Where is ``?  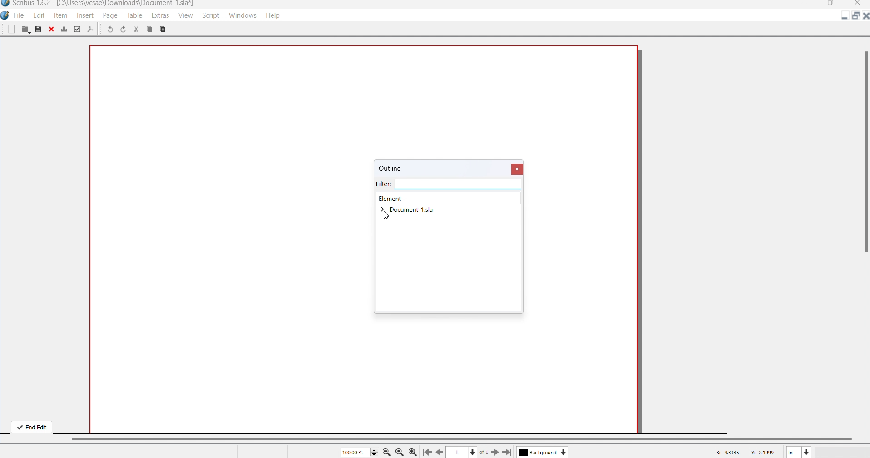  is located at coordinates (25, 30).